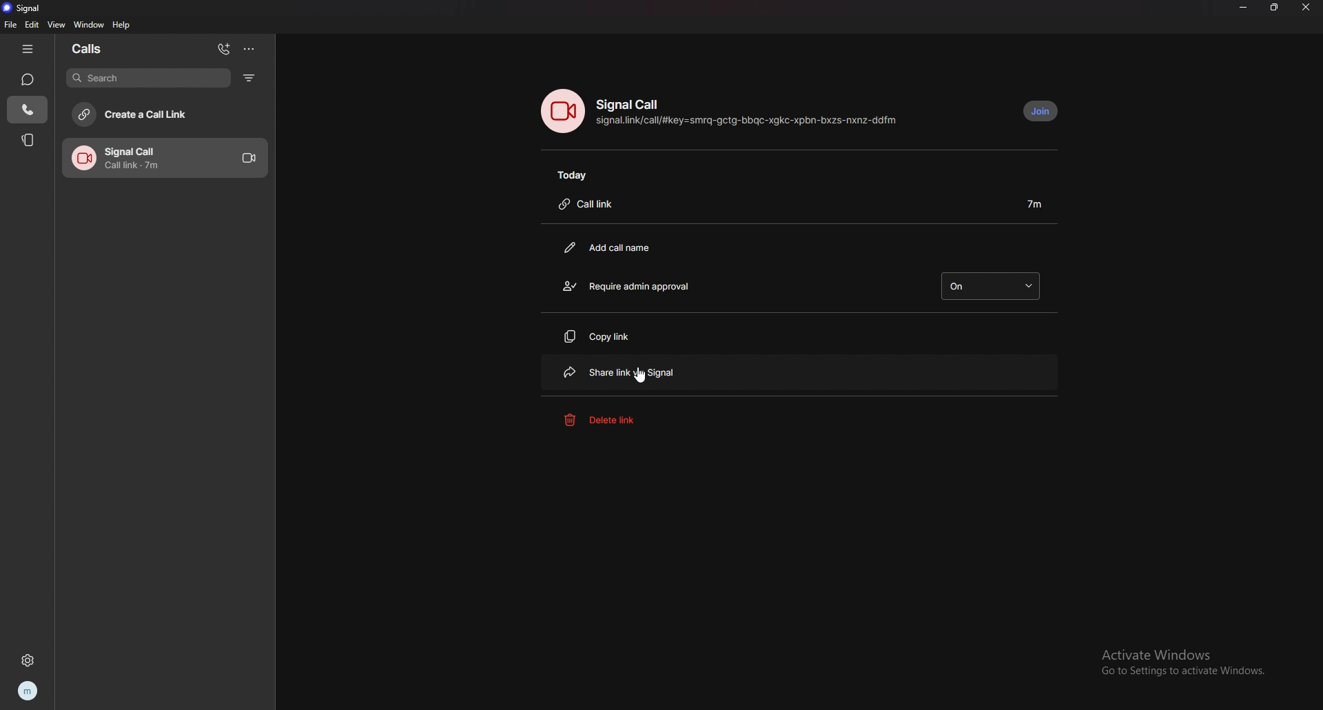  Describe the element at coordinates (1034, 203) in the screenshot. I see `duration` at that location.